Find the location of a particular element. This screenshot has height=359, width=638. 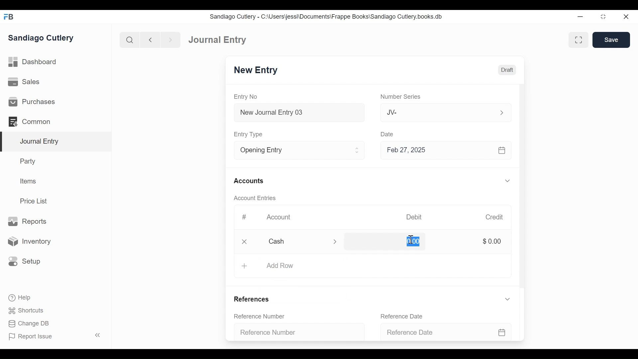

Reports is located at coordinates (29, 221).